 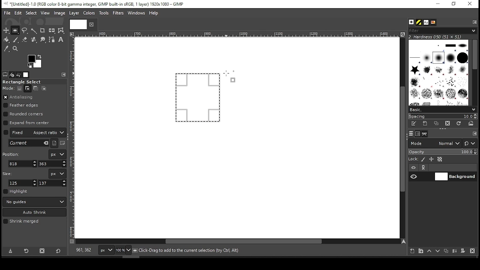 What do you see at coordinates (26, 75) in the screenshot?
I see `images` at bounding box center [26, 75].